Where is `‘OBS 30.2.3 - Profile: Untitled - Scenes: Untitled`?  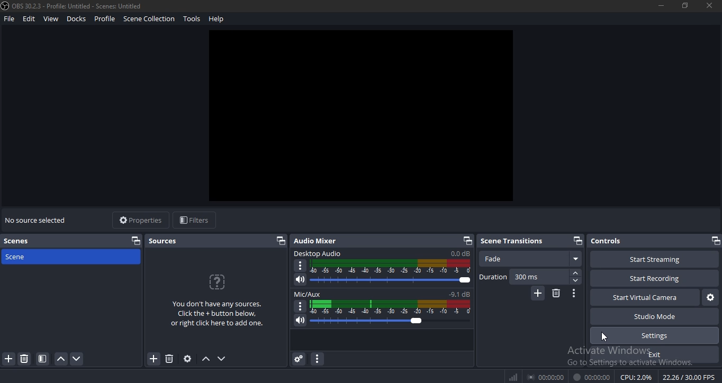 ‘OBS 30.2.3 - Profile: Untitled - Scenes: Untitled is located at coordinates (73, 6).